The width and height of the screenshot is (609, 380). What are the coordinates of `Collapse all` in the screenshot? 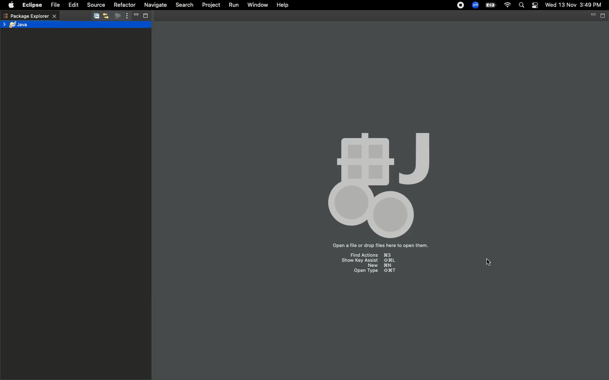 It's located at (96, 16).